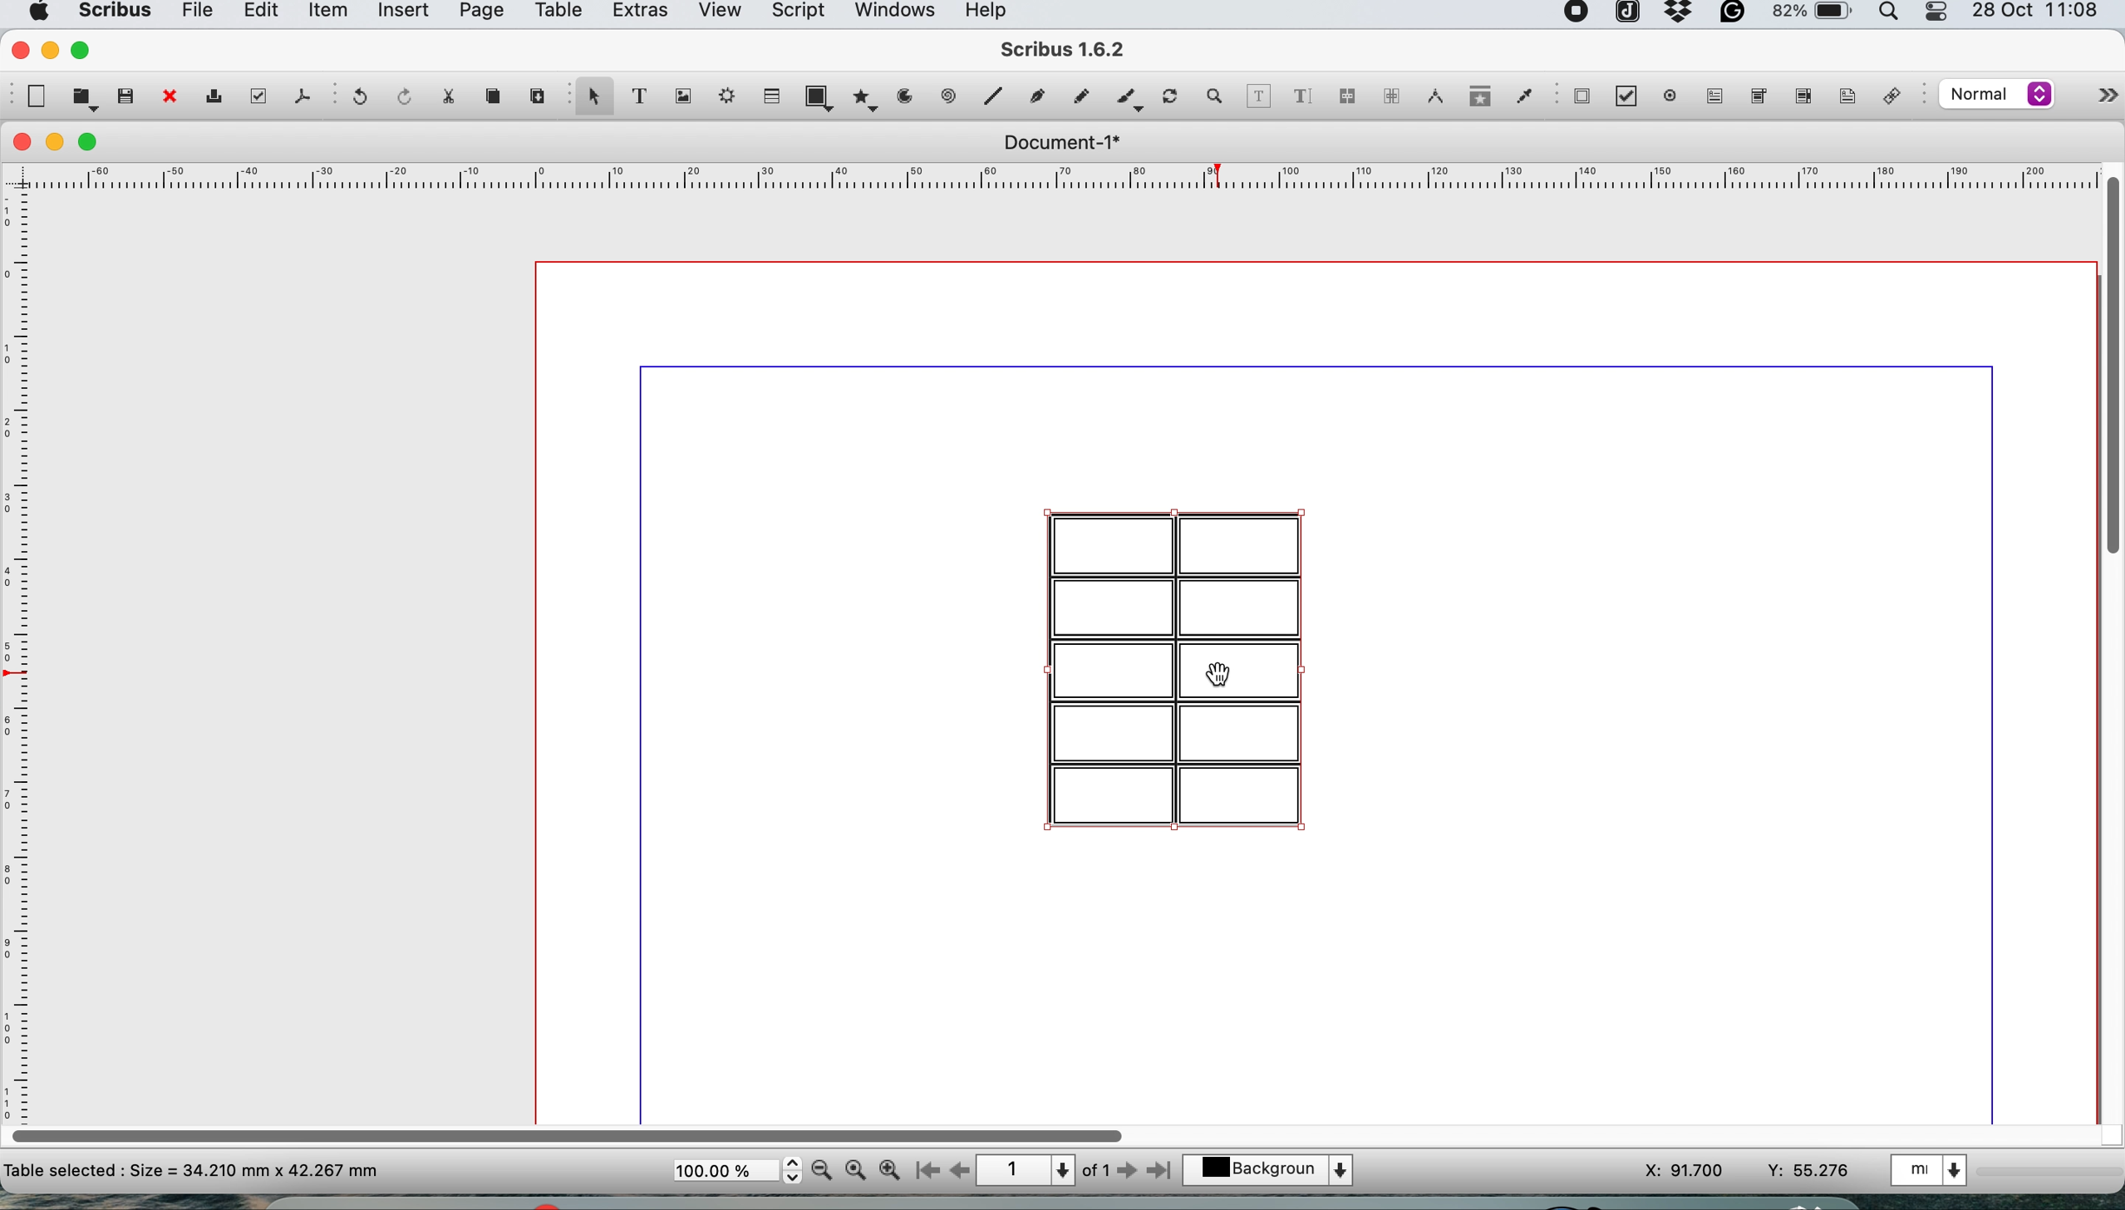 The image size is (2125, 1210). I want to click on unlink text frames, so click(1390, 101).